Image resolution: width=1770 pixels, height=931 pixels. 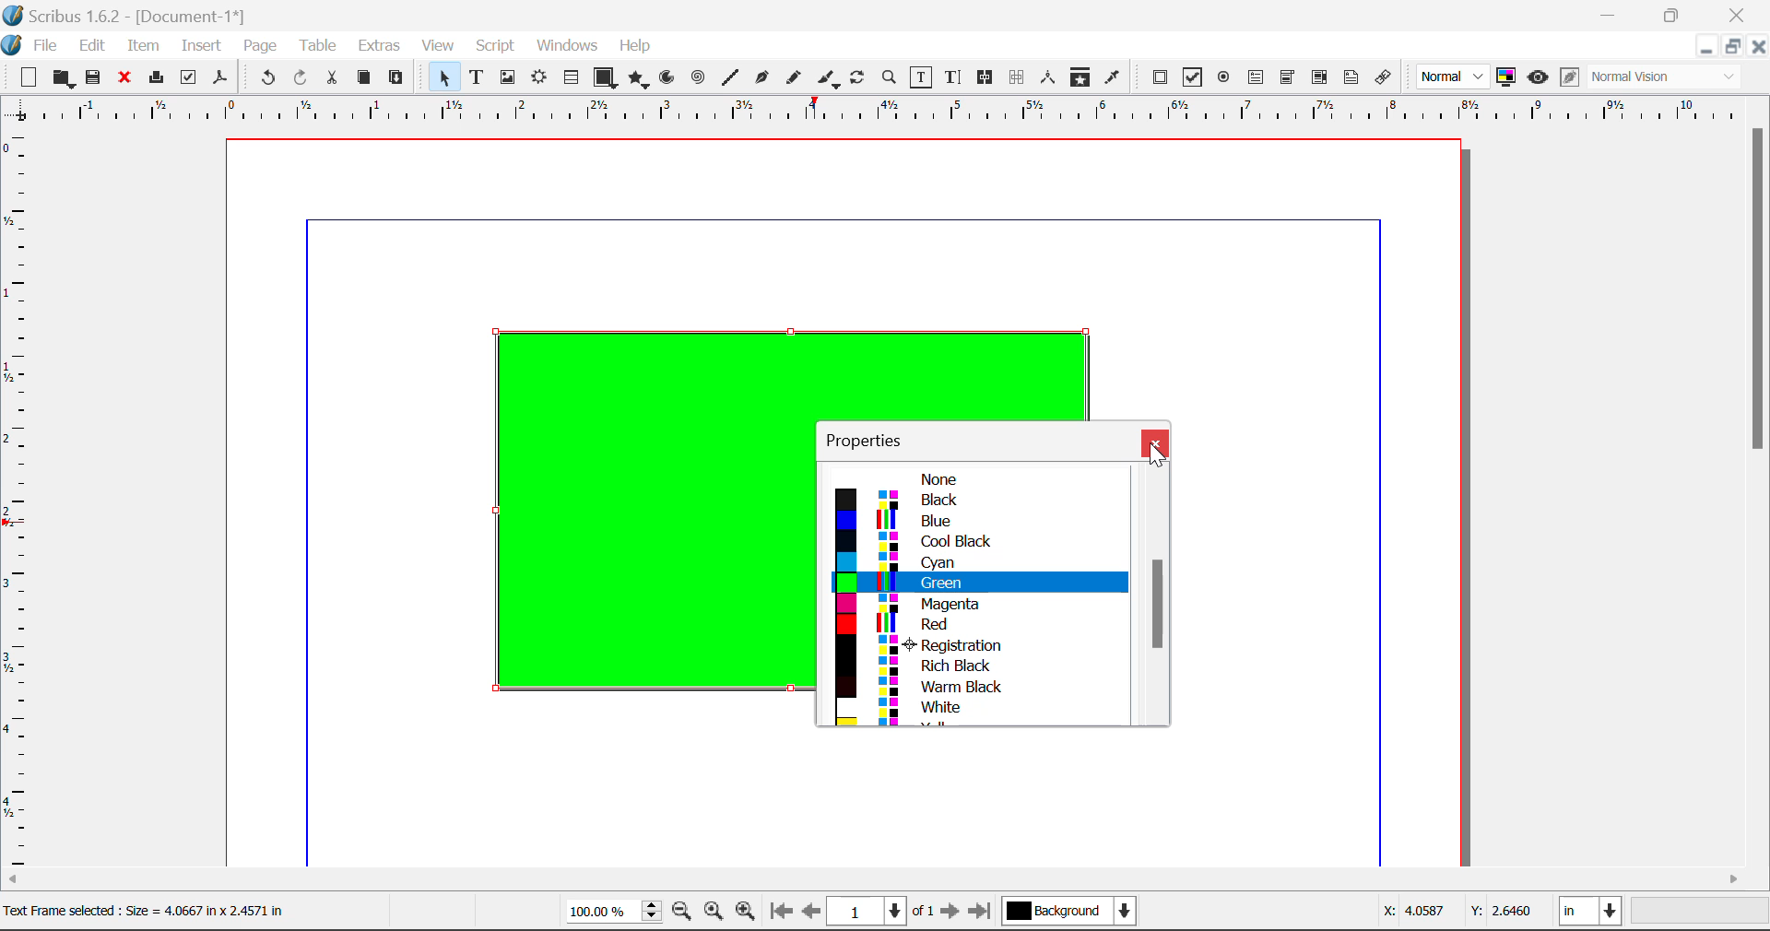 I want to click on None, so click(x=978, y=478).